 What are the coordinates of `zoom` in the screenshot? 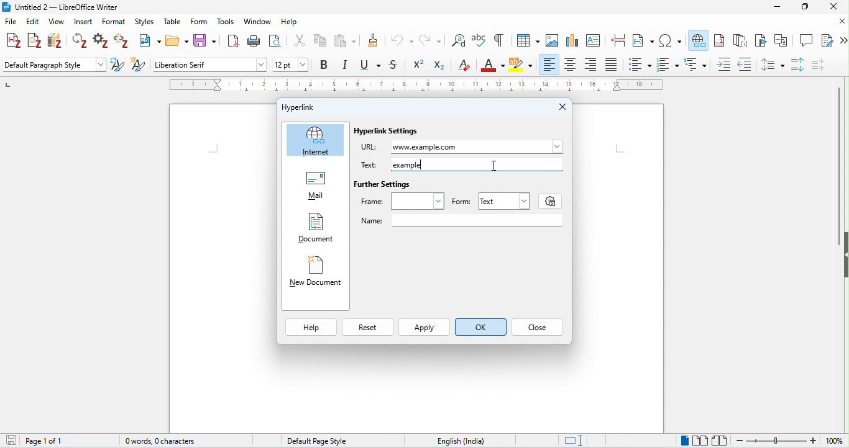 It's located at (789, 441).